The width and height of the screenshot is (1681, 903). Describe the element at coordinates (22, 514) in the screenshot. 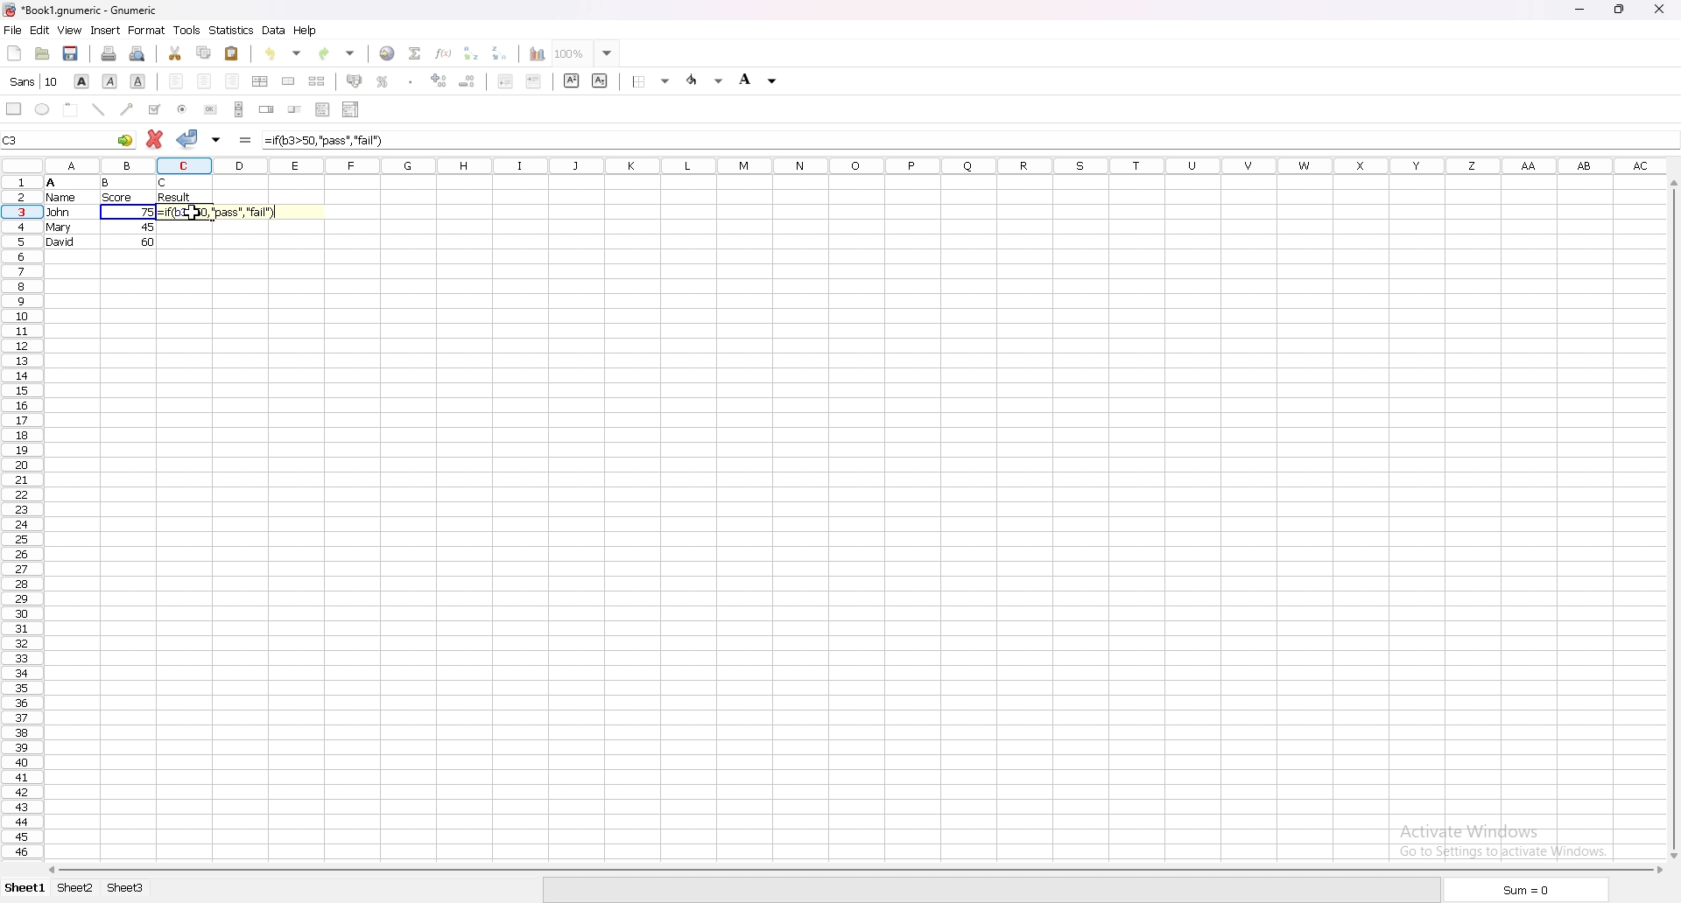

I see `row` at that location.